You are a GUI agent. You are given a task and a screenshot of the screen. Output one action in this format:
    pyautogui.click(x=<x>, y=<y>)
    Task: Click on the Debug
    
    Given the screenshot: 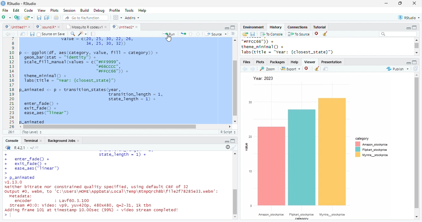 What is the action you would take?
    pyautogui.click(x=99, y=11)
    